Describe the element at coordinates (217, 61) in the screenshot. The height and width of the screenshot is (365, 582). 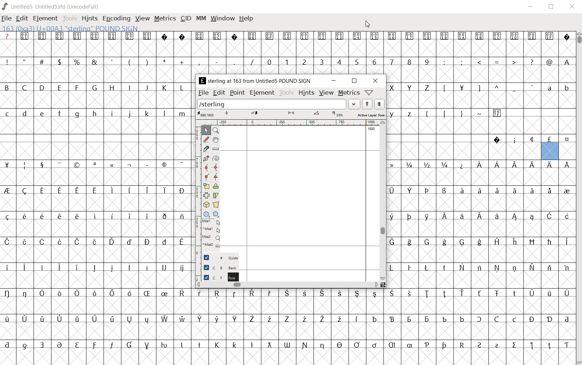
I see `-` at that location.